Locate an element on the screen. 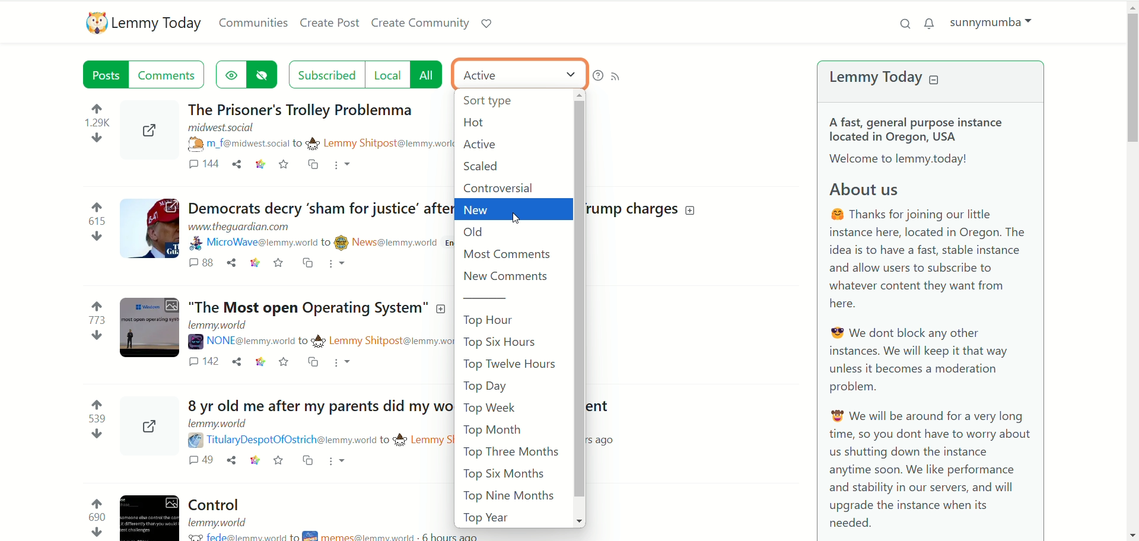 This screenshot has height=541, width=1139. old is located at coordinates (475, 232).